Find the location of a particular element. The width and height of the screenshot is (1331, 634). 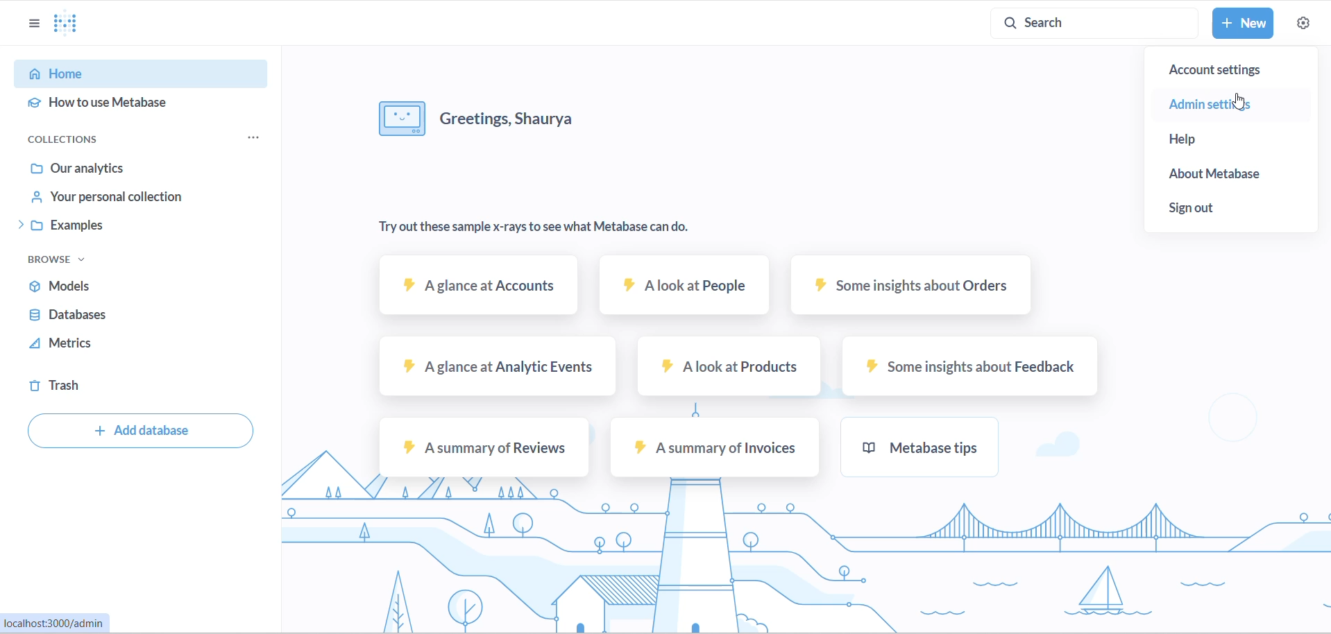

A glance at Analytic events is located at coordinates (495, 365).